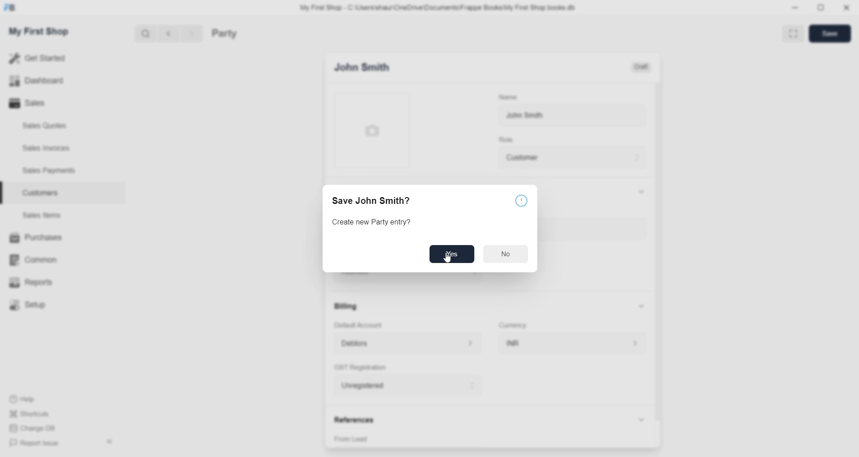 Image resolution: width=859 pixels, height=457 pixels. I want to click on Name, so click(505, 96).